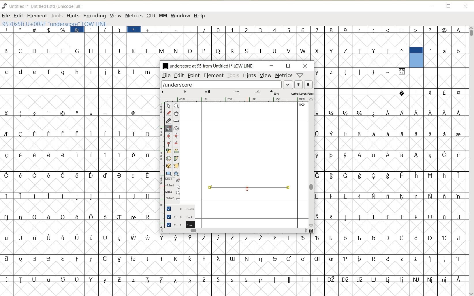 This screenshot has width=474, height=296. Describe the element at coordinates (56, 15) in the screenshot. I see `TOOLS` at that location.